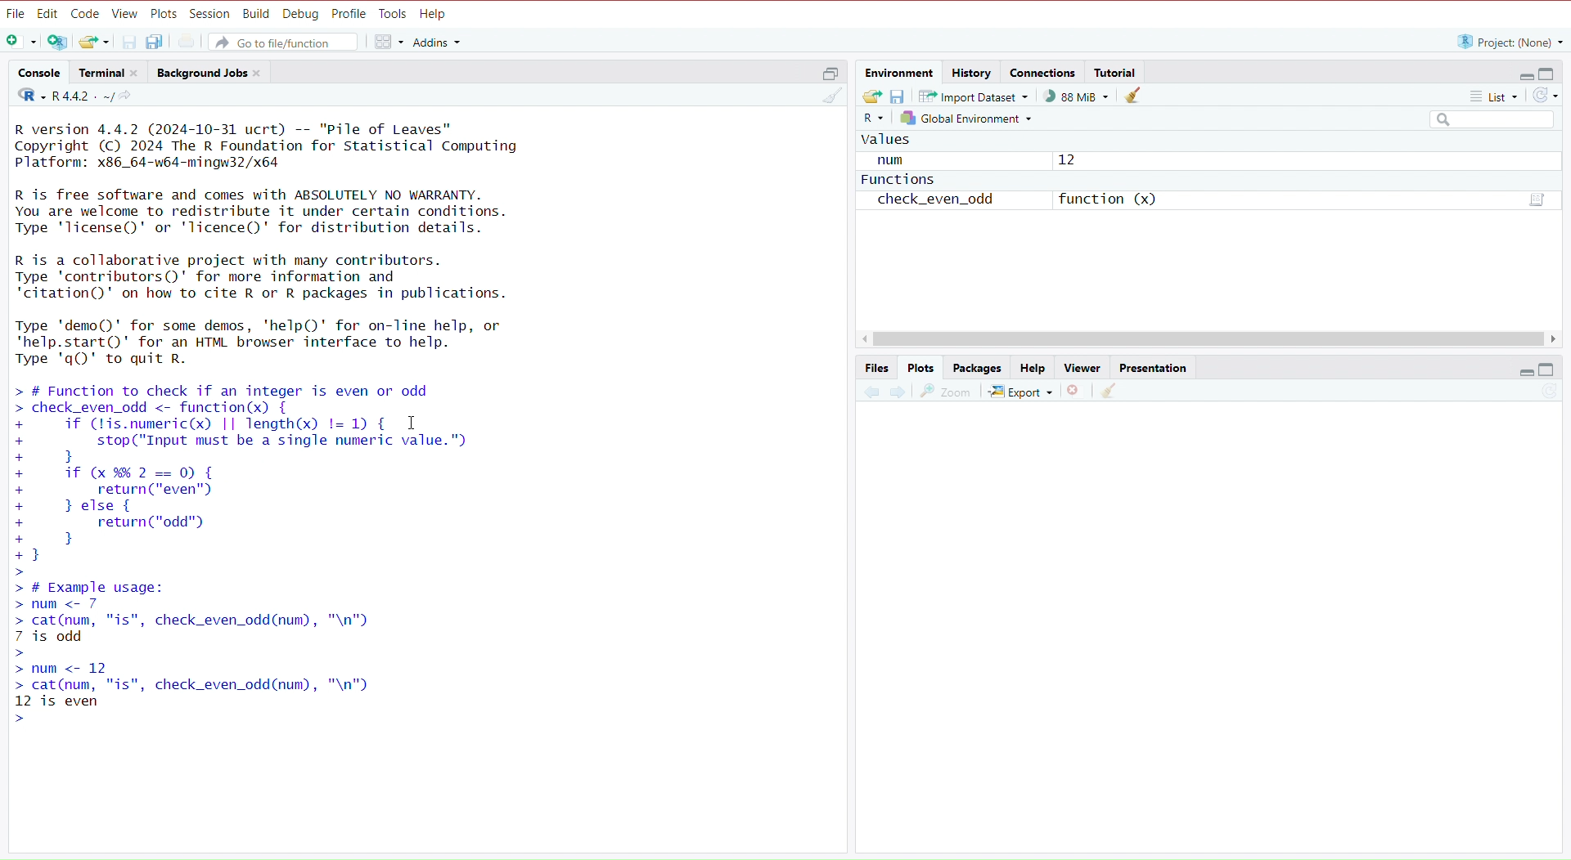 The width and height of the screenshot is (1571, 860). What do you see at coordinates (1212, 175) in the screenshot?
I see `Environment is empty` at bounding box center [1212, 175].